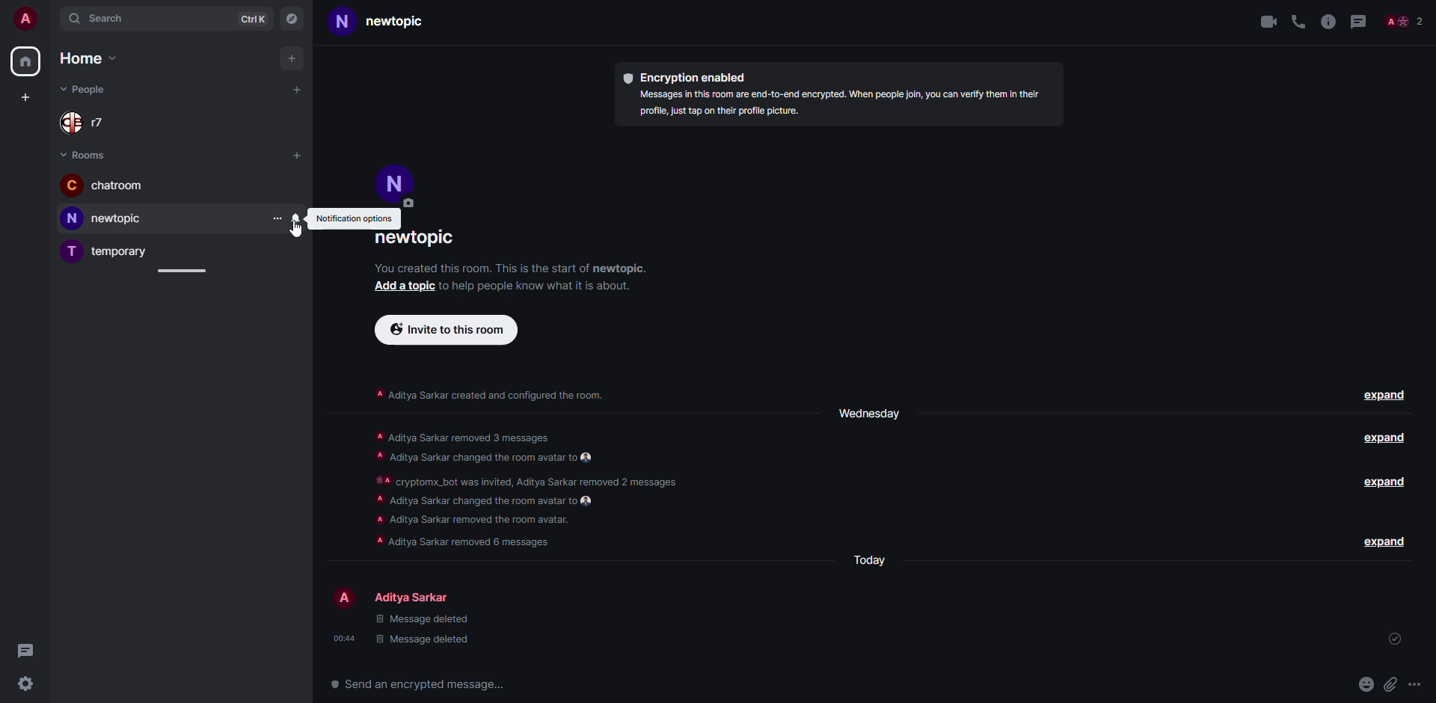 This screenshot has height=703, width=1436. Describe the element at coordinates (105, 185) in the screenshot. I see `room` at that location.